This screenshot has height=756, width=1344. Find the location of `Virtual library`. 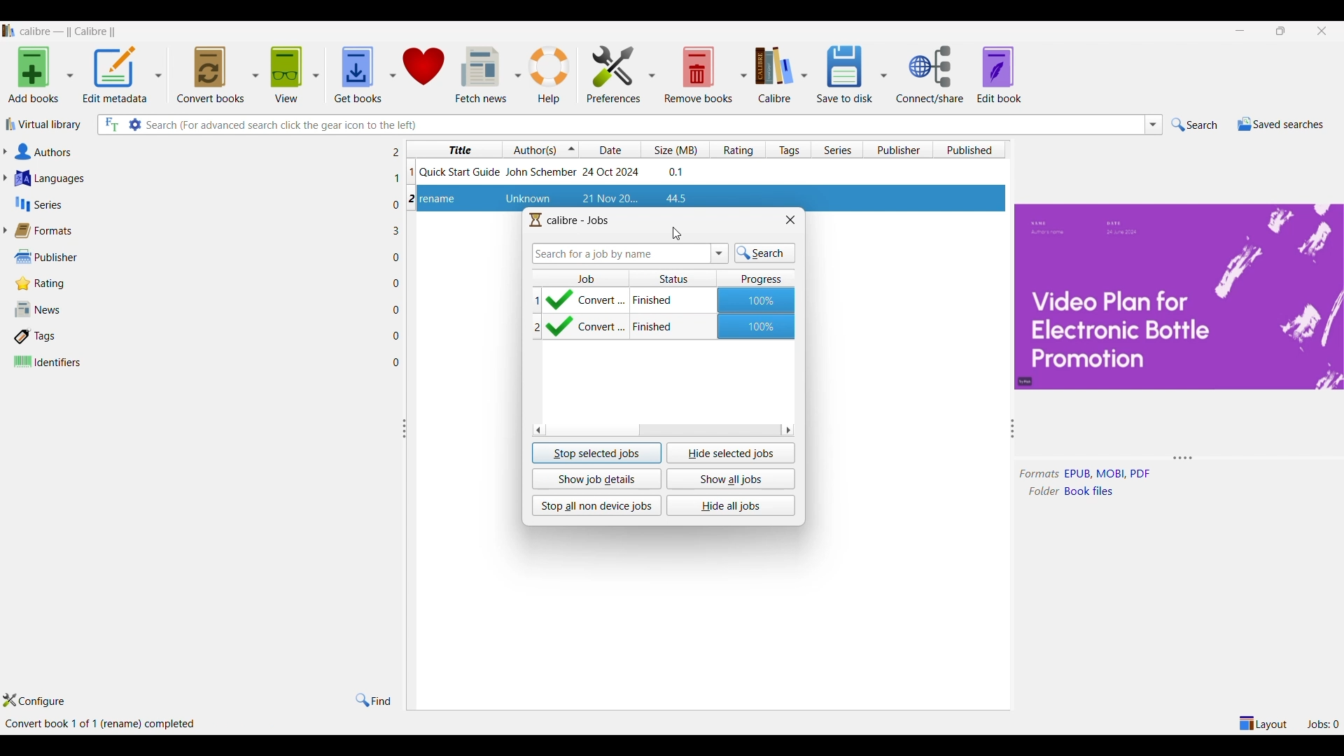

Virtual library is located at coordinates (43, 125).